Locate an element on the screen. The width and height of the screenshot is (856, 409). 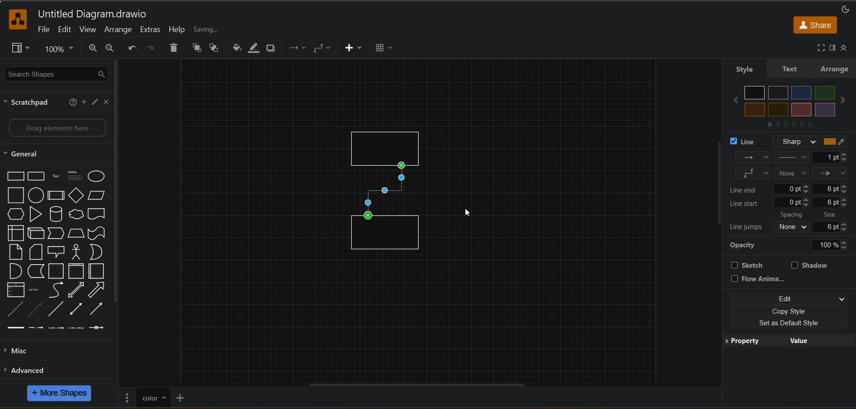
fullscreen is located at coordinates (819, 48).